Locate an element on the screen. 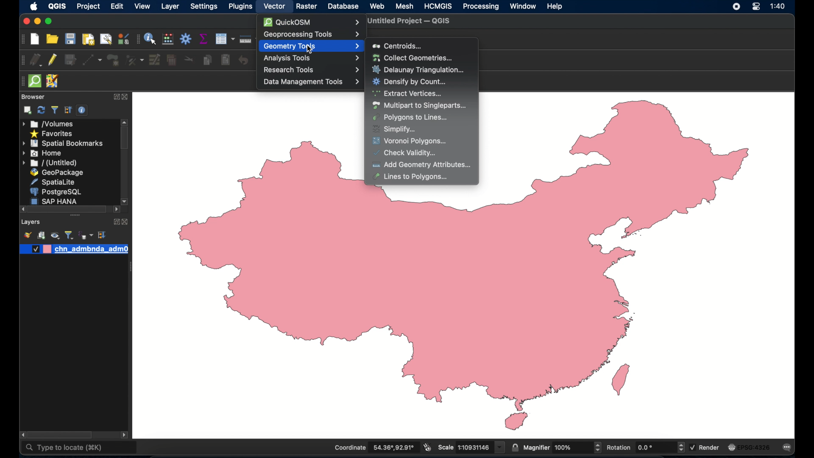 The height and width of the screenshot is (458, 814). QGIS is located at coordinates (56, 6).